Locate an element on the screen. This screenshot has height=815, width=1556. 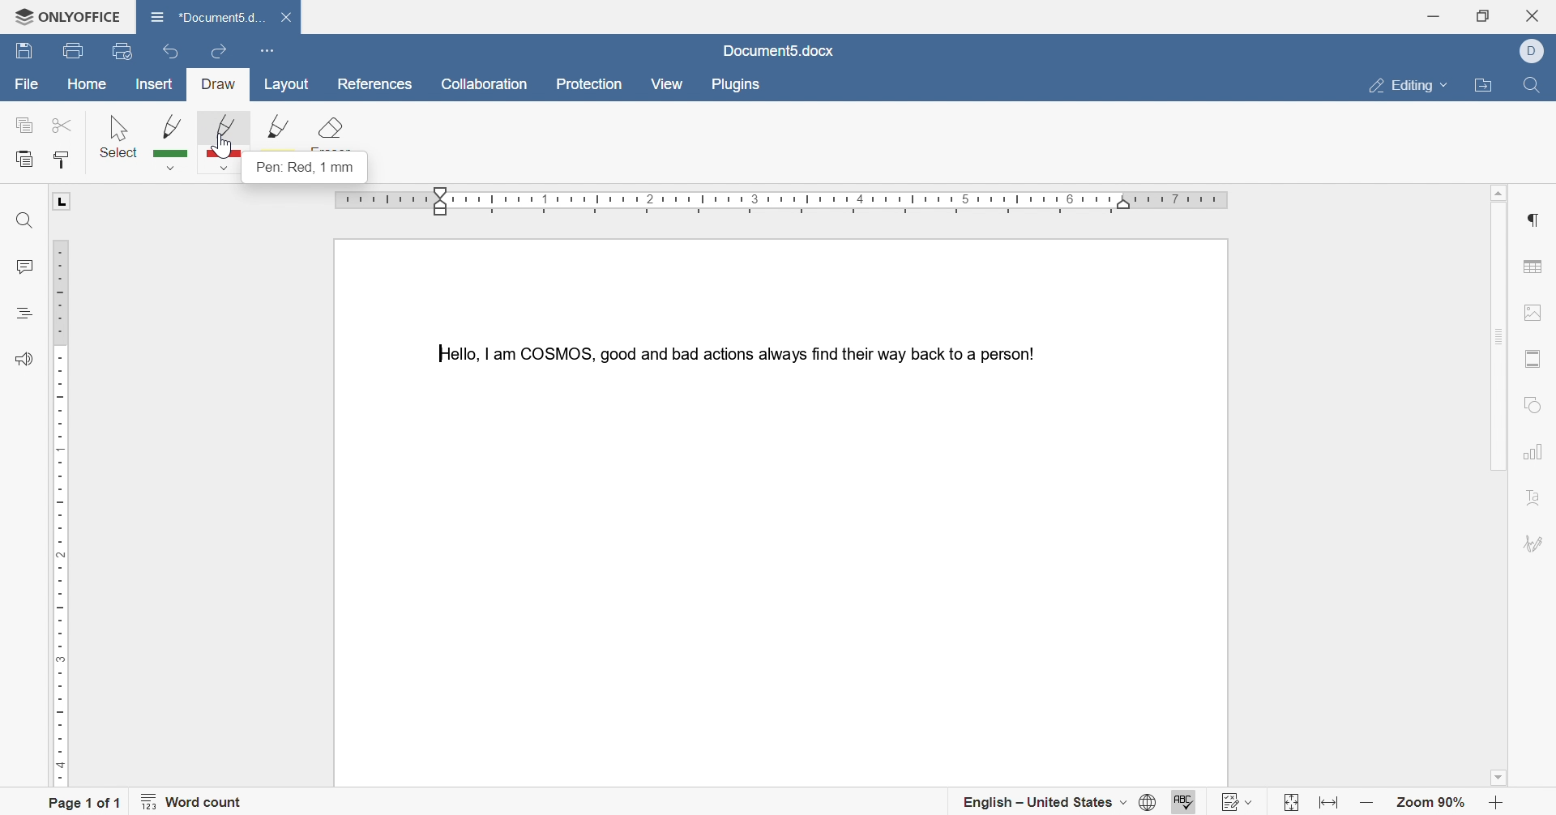
redo is located at coordinates (219, 48).